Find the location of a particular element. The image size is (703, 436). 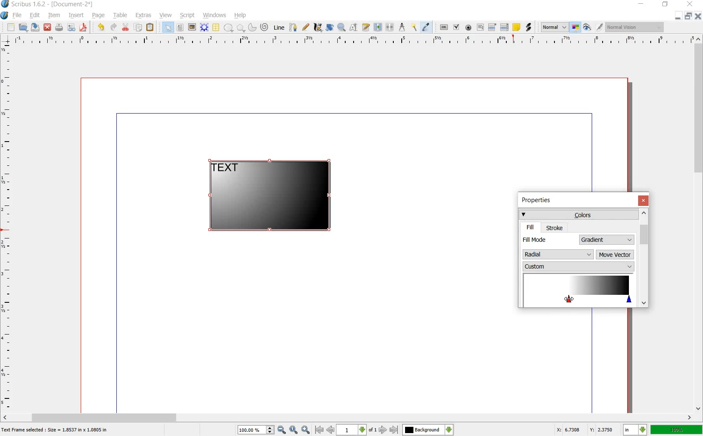

undo is located at coordinates (102, 28).